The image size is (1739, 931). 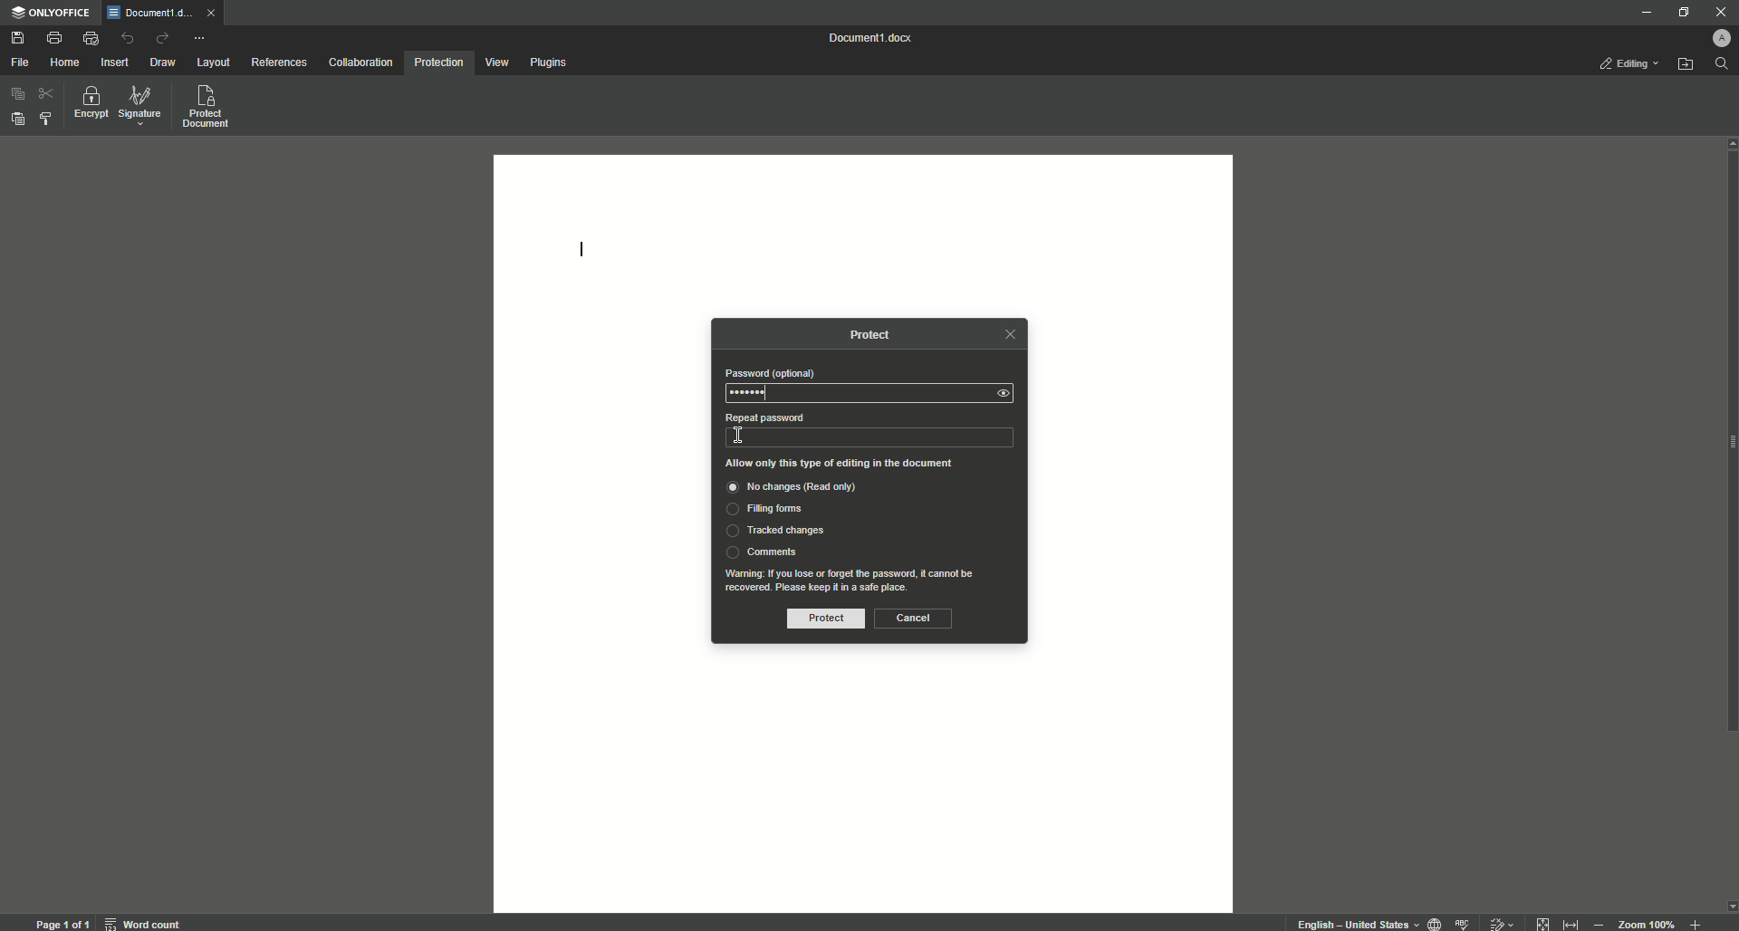 What do you see at coordinates (1008, 393) in the screenshot?
I see `seen` at bounding box center [1008, 393].